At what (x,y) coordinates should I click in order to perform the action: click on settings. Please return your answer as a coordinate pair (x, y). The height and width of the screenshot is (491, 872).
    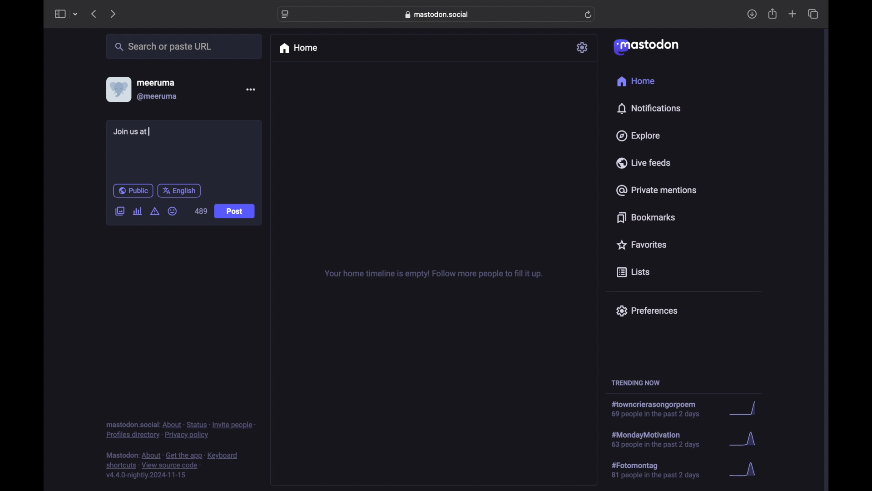
    Looking at the image, I should click on (583, 47).